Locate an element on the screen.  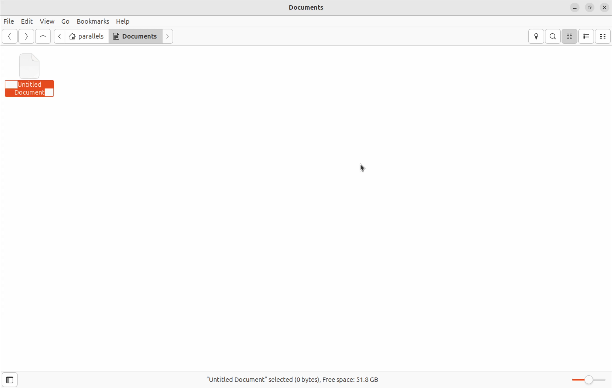
go to first file is located at coordinates (43, 37).